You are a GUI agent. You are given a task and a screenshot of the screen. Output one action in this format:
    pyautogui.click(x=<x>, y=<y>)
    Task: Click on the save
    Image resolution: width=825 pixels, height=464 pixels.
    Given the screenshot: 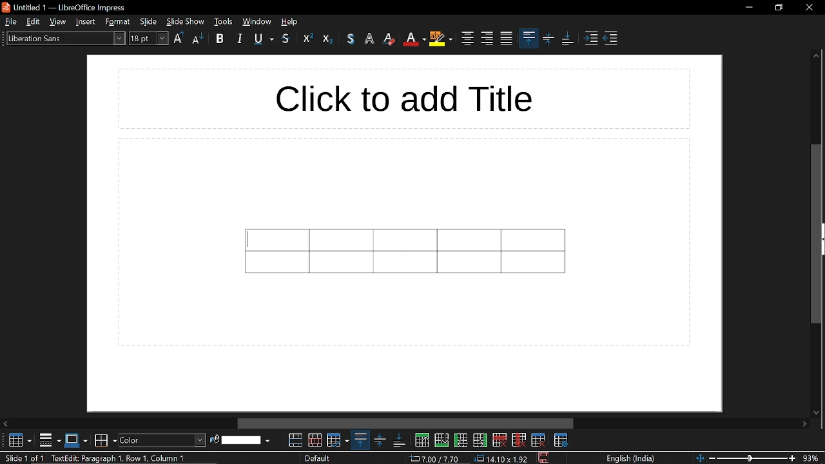 What is the action you would take?
    pyautogui.click(x=543, y=458)
    